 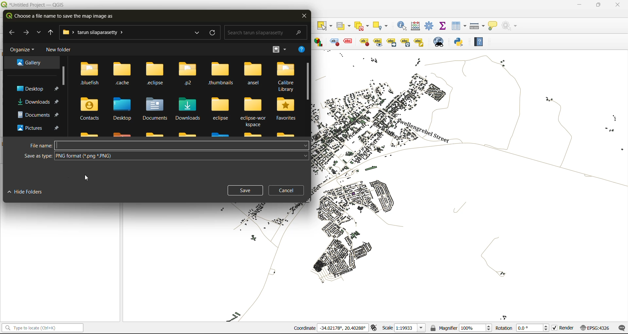 I want to click on Move a label, diagrams or callout, so click(x=392, y=42).